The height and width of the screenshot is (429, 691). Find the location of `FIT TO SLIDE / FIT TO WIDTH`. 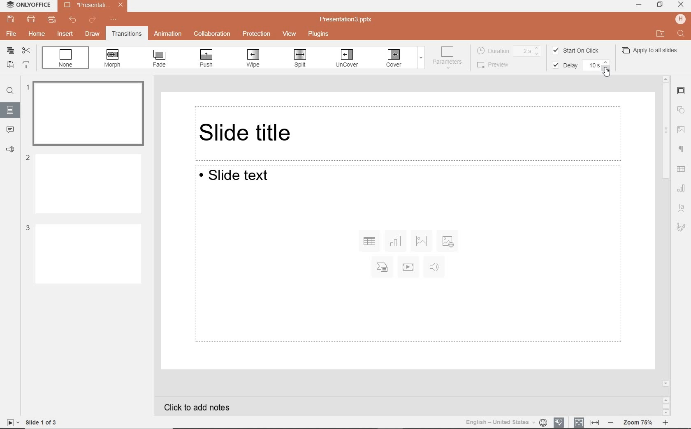

FIT TO SLIDE / FIT TO WIDTH is located at coordinates (587, 422).